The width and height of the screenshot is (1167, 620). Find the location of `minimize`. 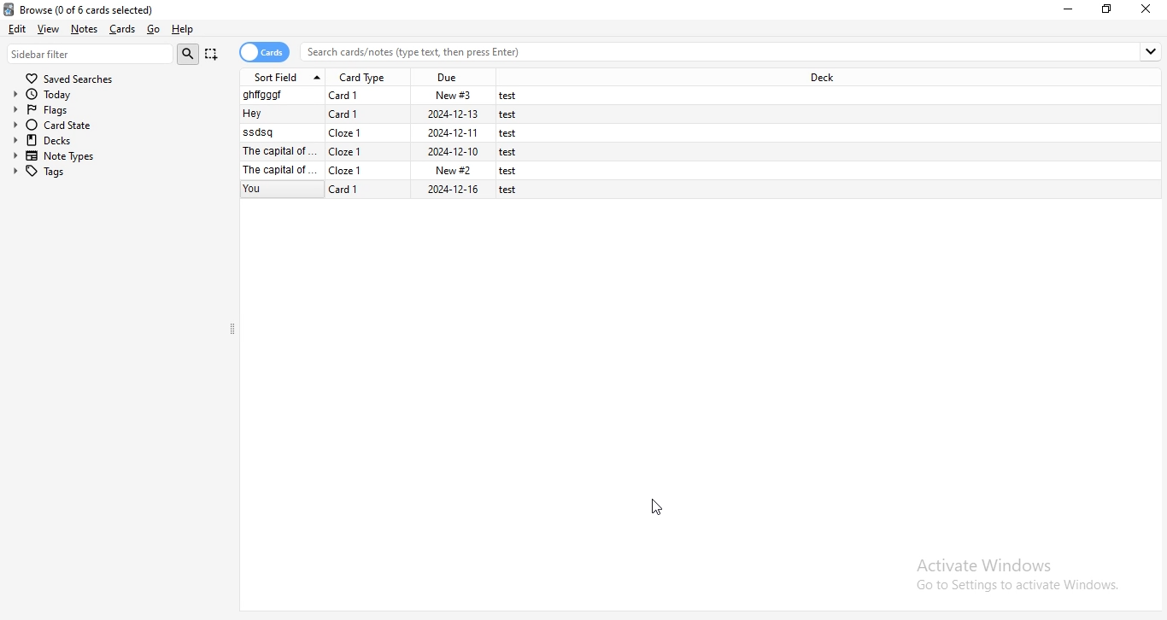

minimize is located at coordinates (1070, 9).